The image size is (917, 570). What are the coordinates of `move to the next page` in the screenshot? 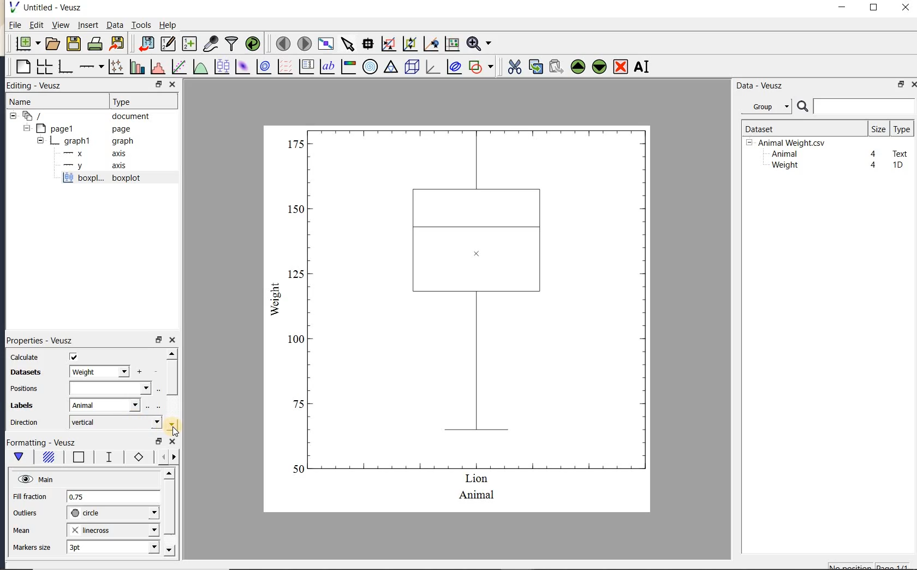 It's located at (303, 43).